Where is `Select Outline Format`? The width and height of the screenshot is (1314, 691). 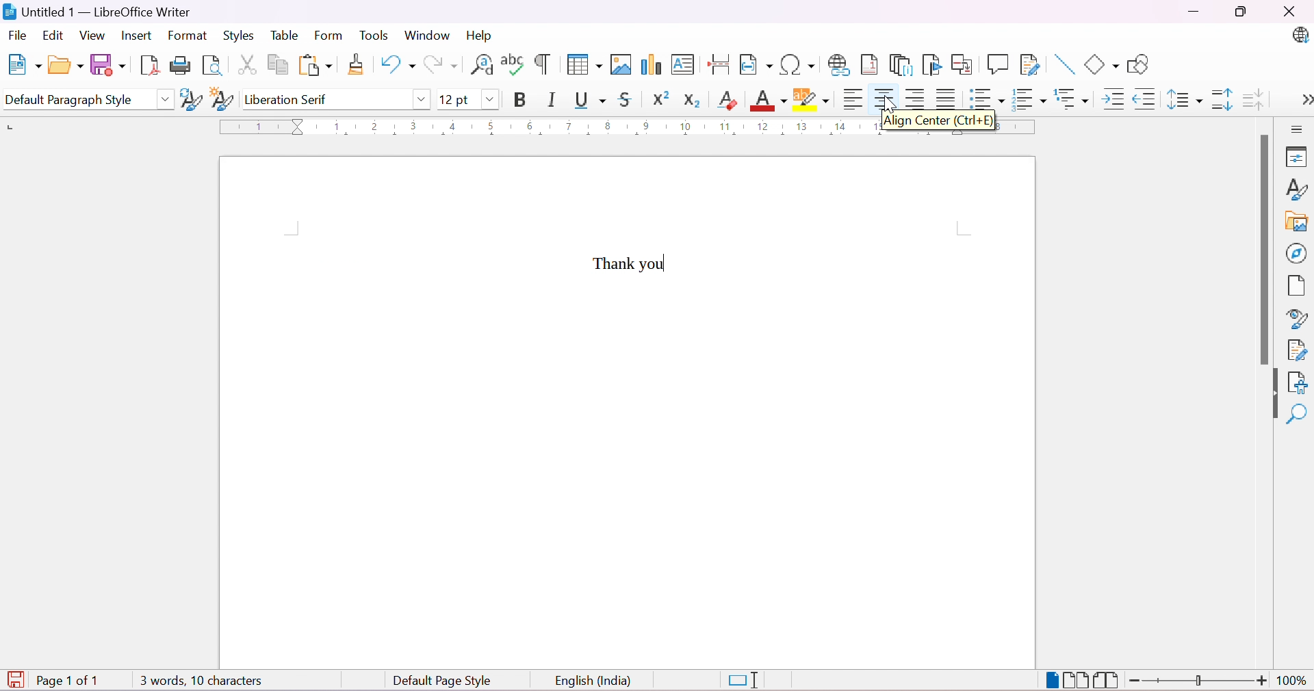
Select Outline Format is located at coordinates (1070, 99).